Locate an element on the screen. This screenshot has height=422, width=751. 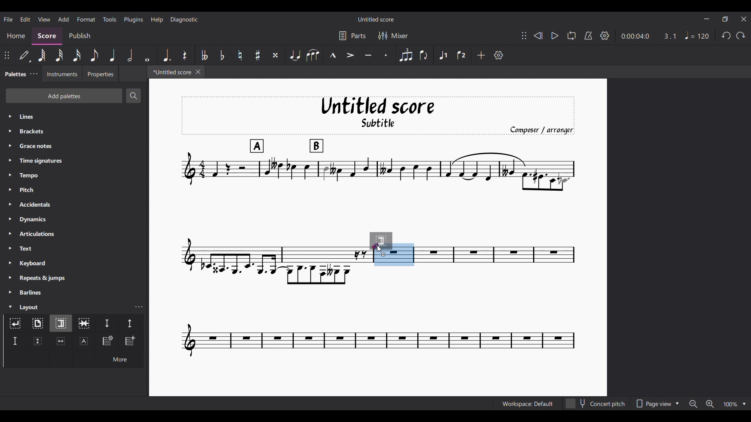
Keep measures on the same system is located at coordinates (84, 323).